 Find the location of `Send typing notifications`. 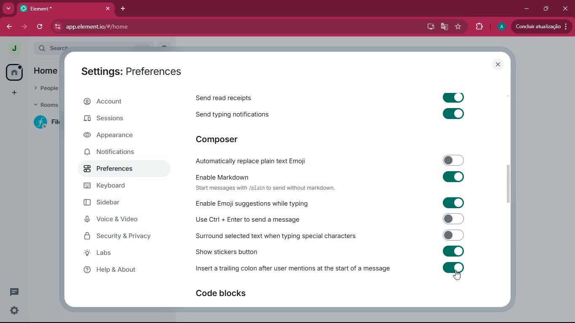

Send typing notifications is located at coordinates (334, 114).